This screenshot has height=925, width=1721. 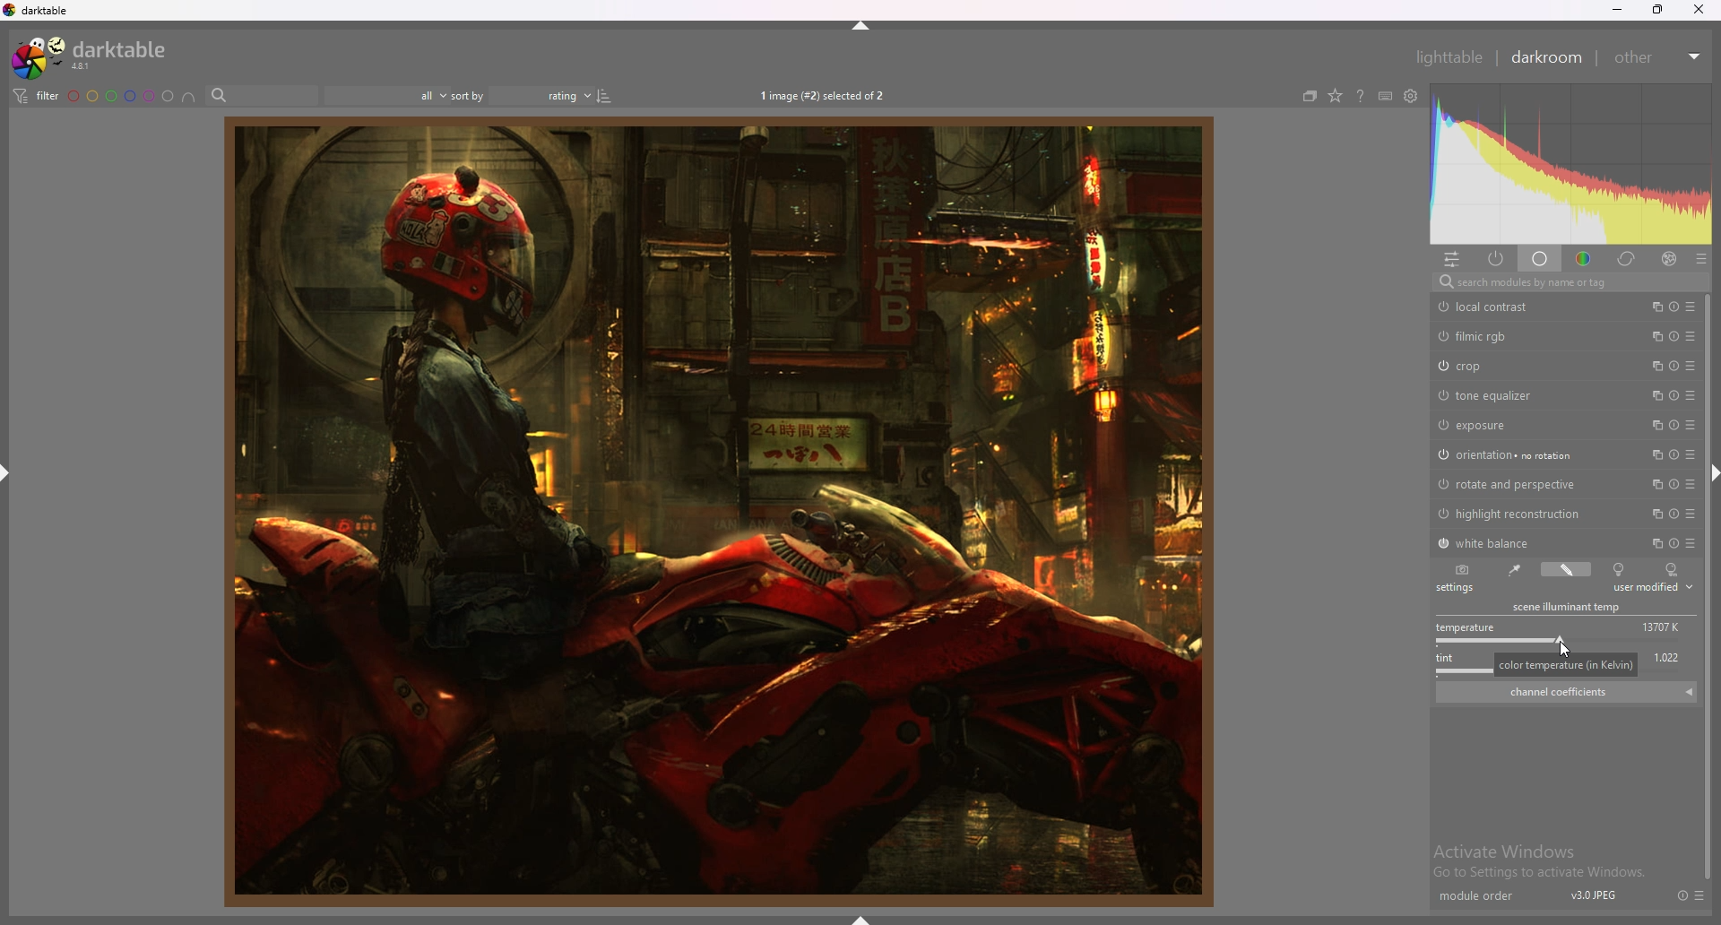 What do you see at coordinates (1658, 57) in the screenshot?
I see `other` at bounding box center [1658, 57].